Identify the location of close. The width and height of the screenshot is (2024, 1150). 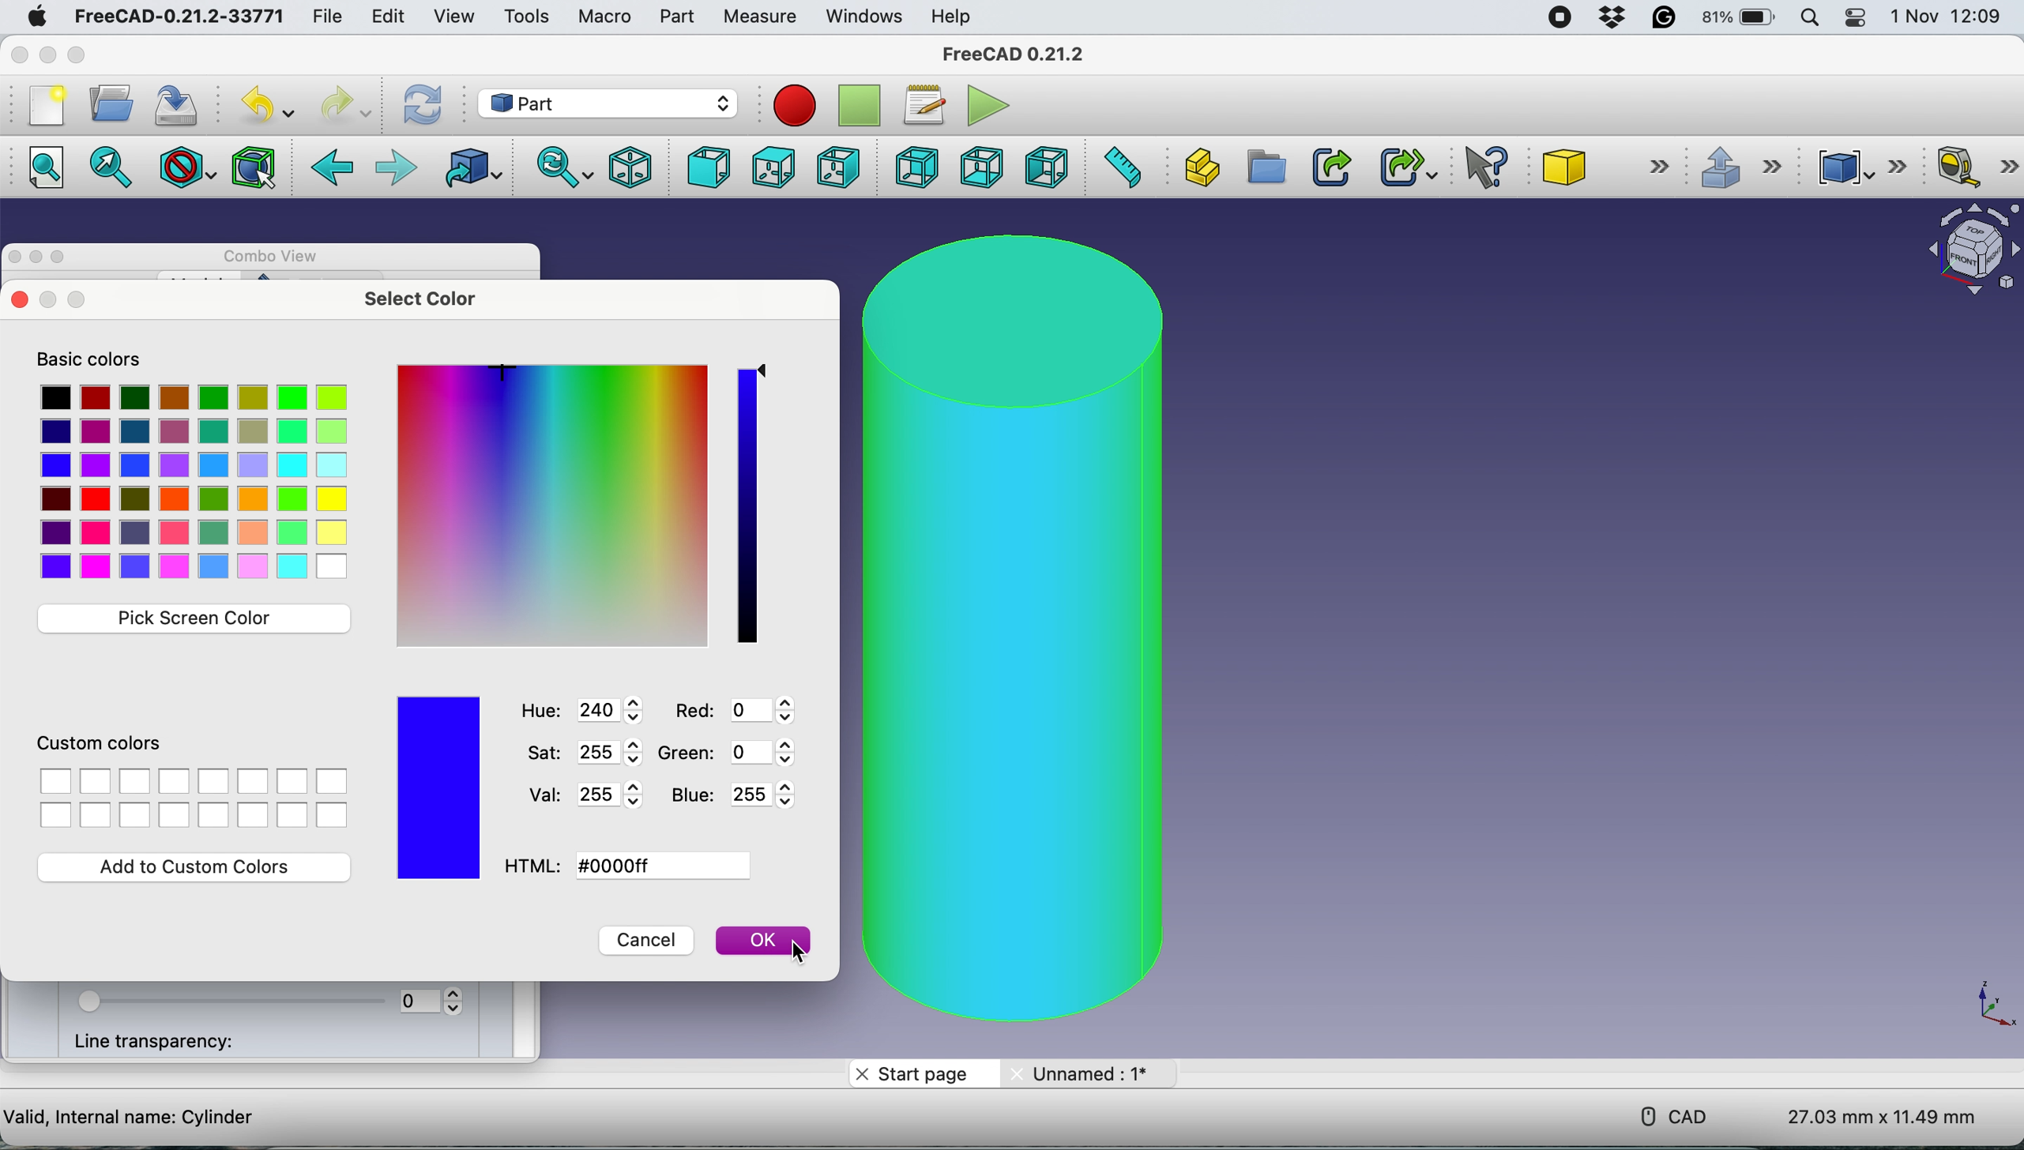
(20, 54).